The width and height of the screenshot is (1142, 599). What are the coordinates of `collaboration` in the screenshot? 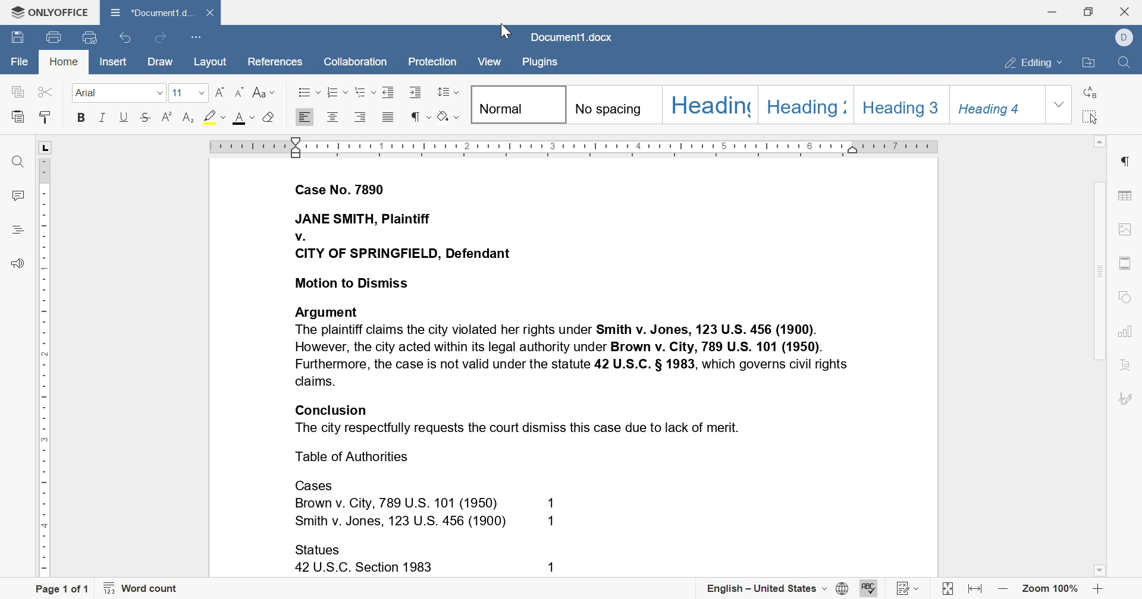 It's located at (356, 64).